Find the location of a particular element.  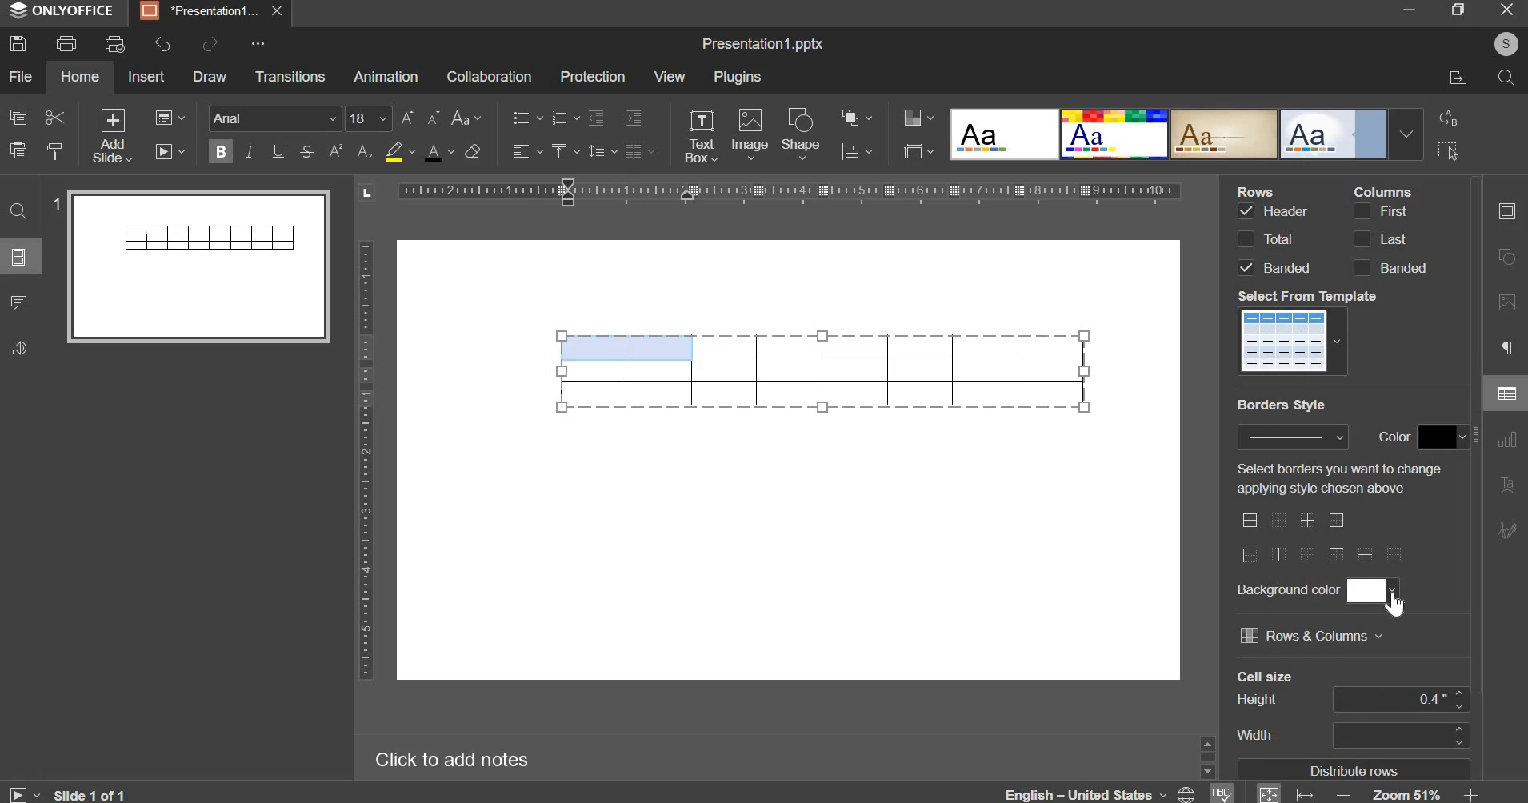

slide menu is located at coordinates (18, 257).